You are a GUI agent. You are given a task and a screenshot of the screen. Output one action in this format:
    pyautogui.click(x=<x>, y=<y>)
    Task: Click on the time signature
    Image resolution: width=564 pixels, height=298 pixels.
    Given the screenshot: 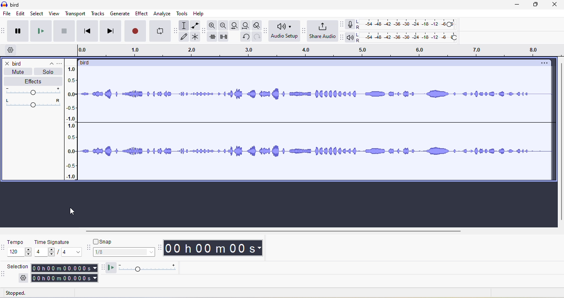 What is the action you would take?
    pyautogui.click(x=59, y=248)
    